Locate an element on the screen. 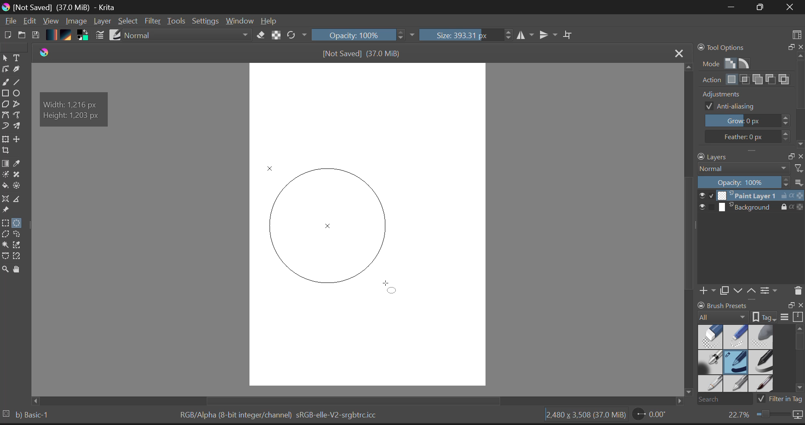 The width and height of the screenshot is (805, 425). Multibrush Tool is located at coordinates (20, 127).